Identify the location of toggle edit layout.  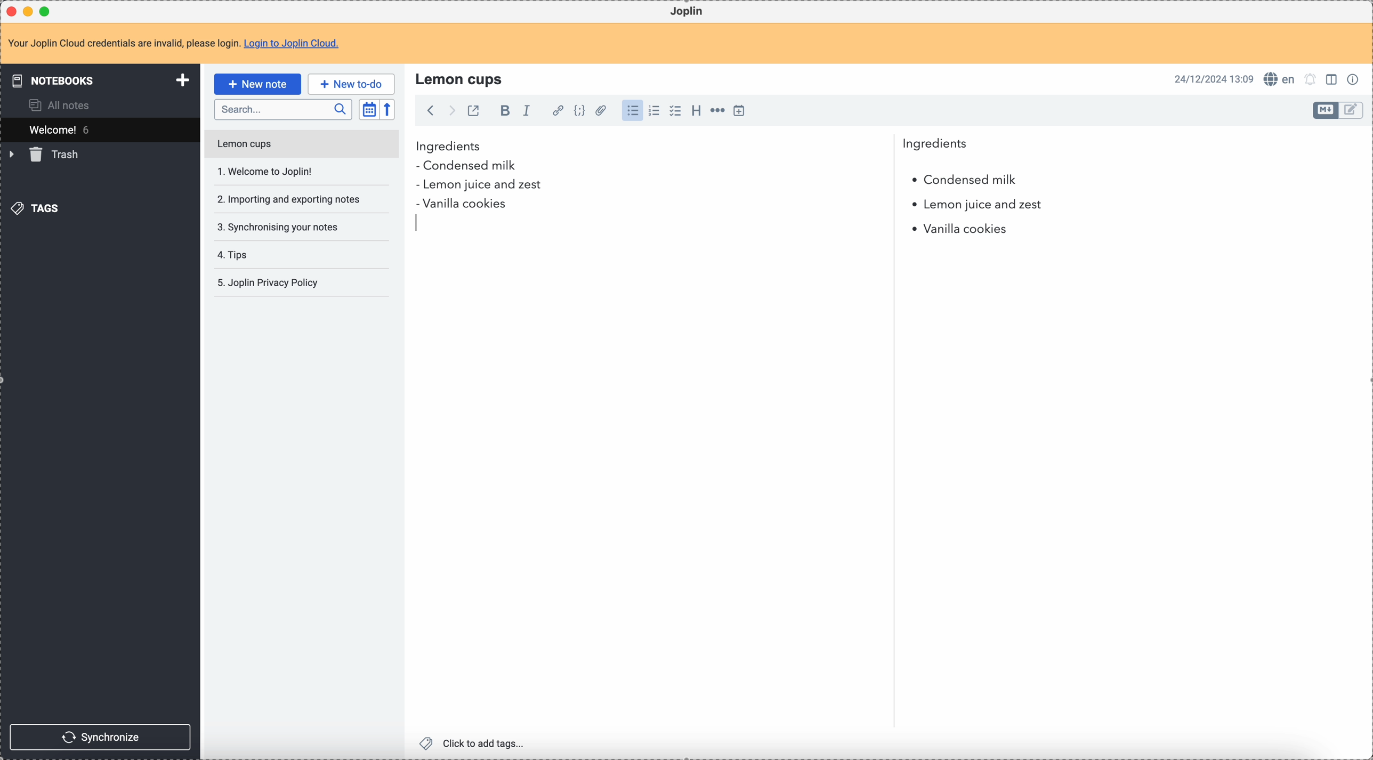
(1333, 78).